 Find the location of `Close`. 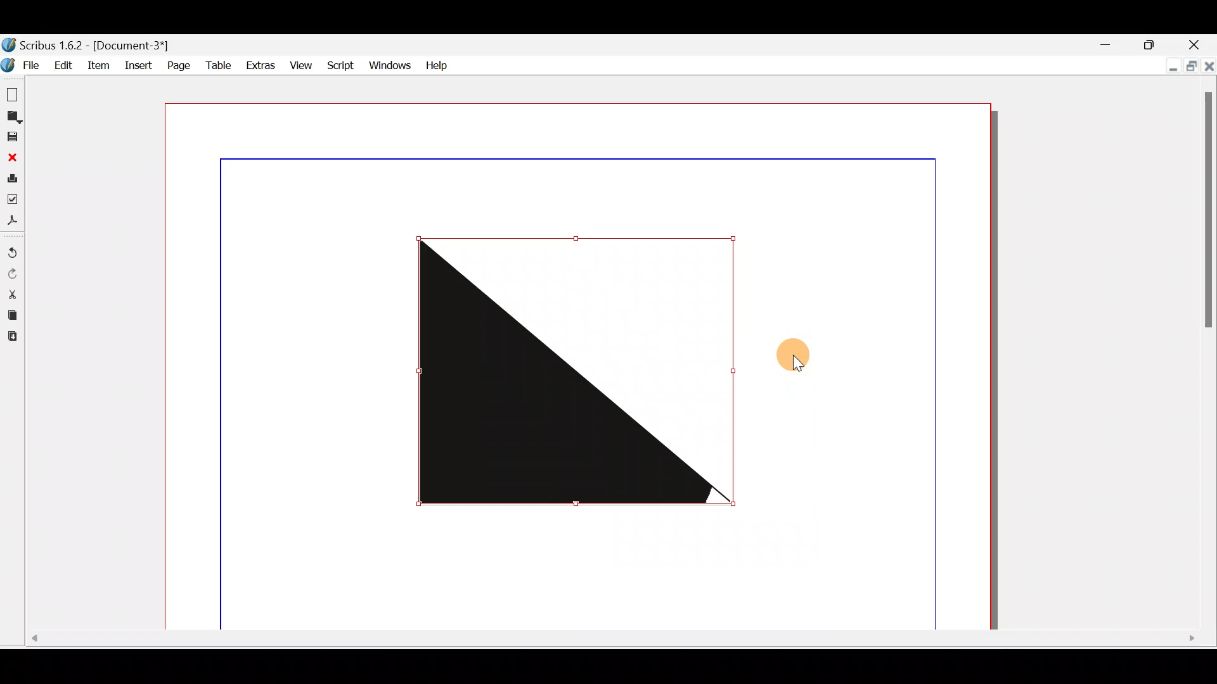

Close is located at coordinates (1208, 70).